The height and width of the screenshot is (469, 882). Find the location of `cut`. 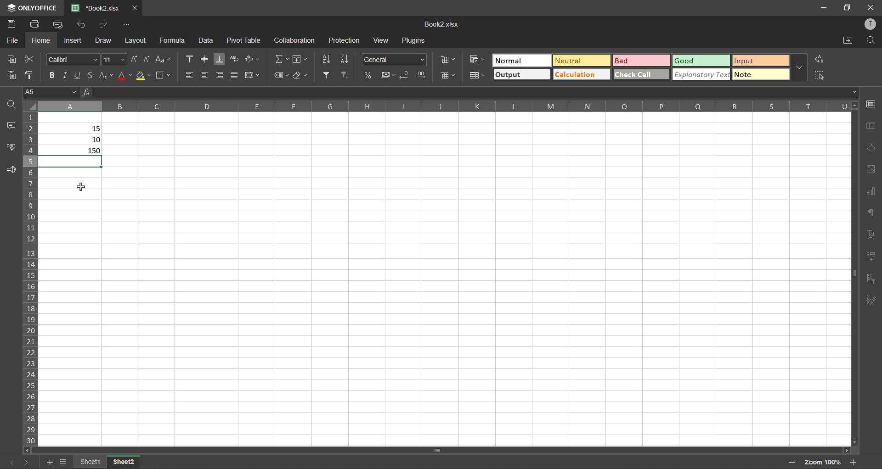

cut is located at coordinates (28, 60).